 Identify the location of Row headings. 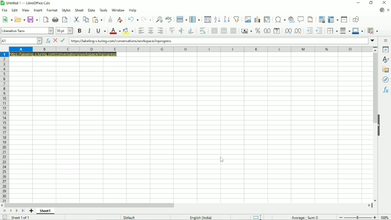
(4, 127).